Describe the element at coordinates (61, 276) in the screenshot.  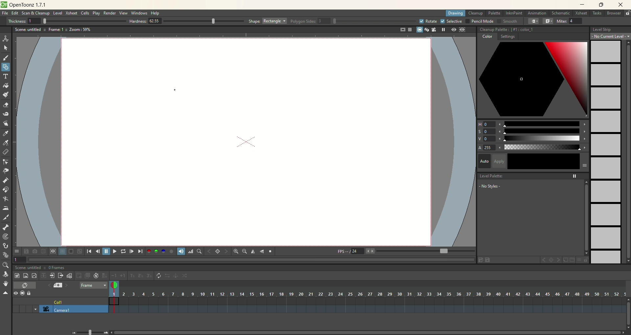
I see `close sub-Xsheet` at that location.